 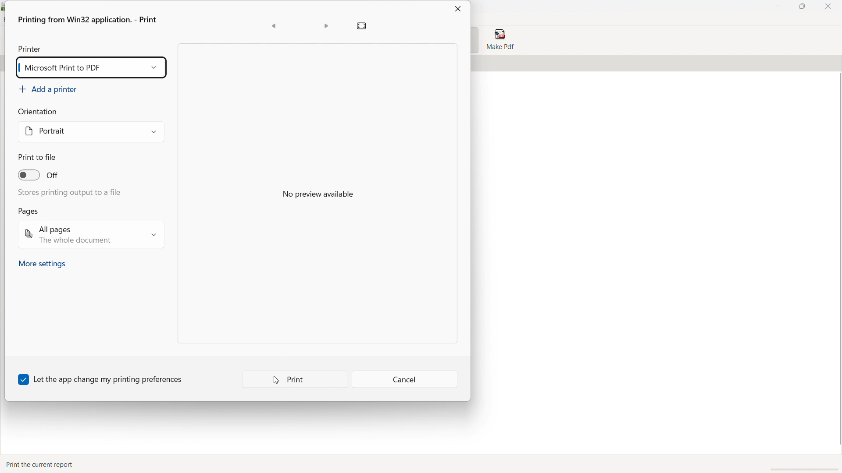 What do you see at coordinates (49, 89) in the screenshot?
I see `add a printer` at bounding box center [49, 89].